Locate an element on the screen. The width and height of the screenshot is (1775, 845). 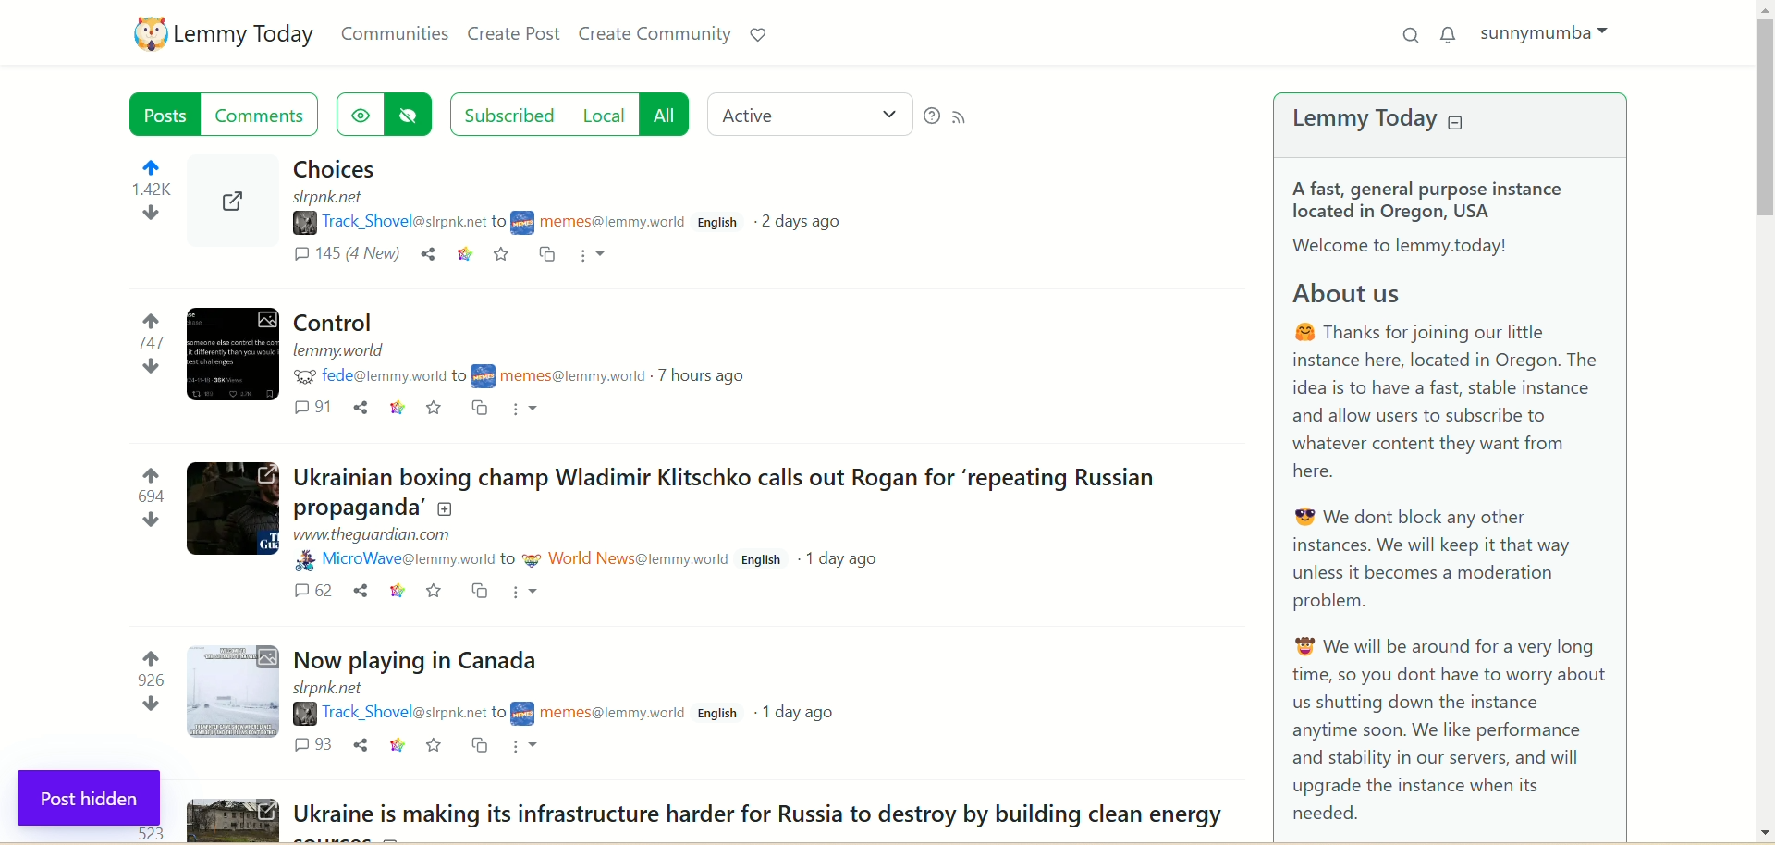
2 days ago(post date) is located at coordinates (811, 226).